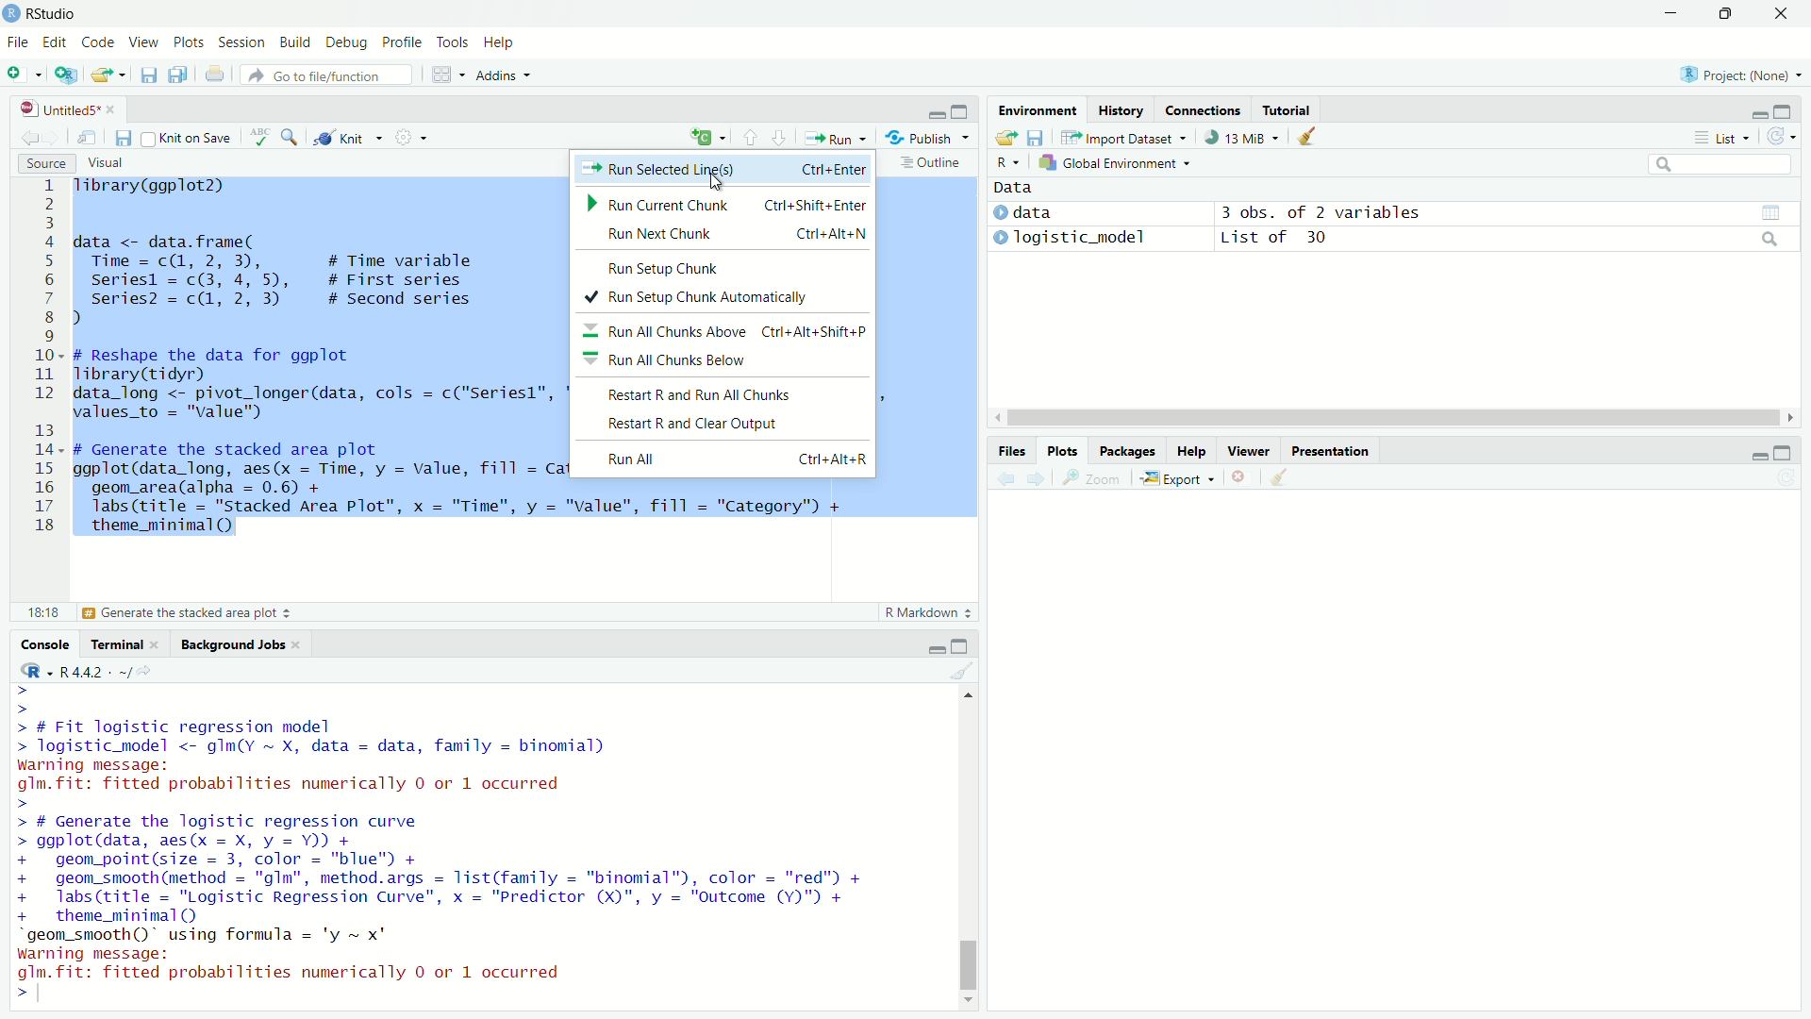  Describe the element at coordinates (1784, 449) in the screenshot. I see `maximise` at that location.